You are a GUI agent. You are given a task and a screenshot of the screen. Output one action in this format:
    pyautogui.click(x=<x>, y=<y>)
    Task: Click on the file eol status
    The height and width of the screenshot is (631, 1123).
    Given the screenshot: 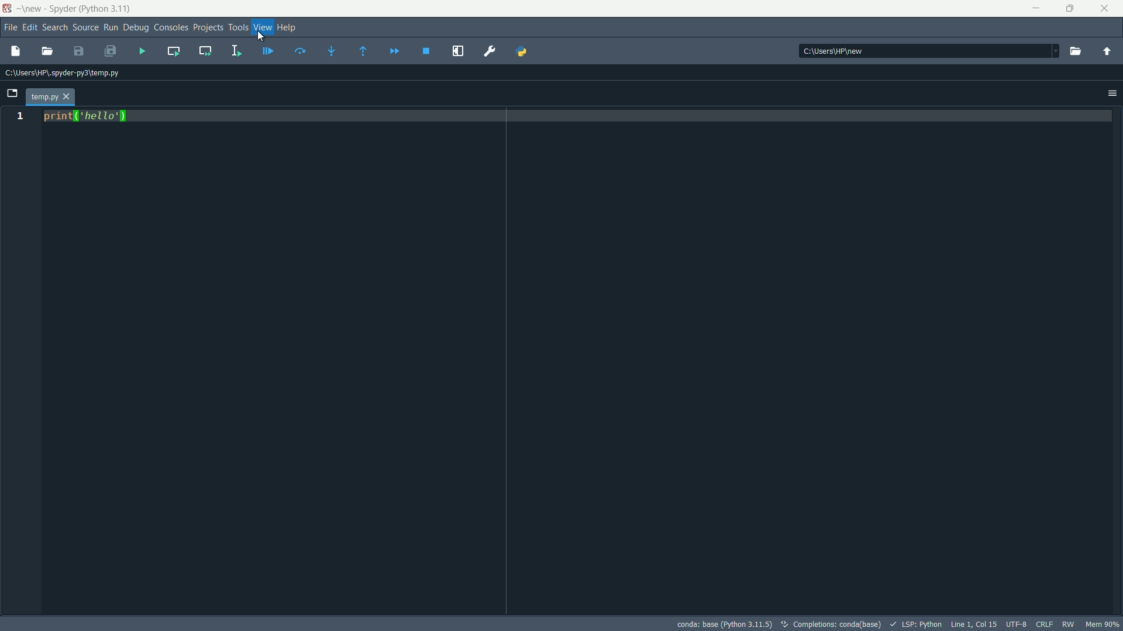 What is the action you would take?
    pyautogui.click(x=1045, y=623)
    